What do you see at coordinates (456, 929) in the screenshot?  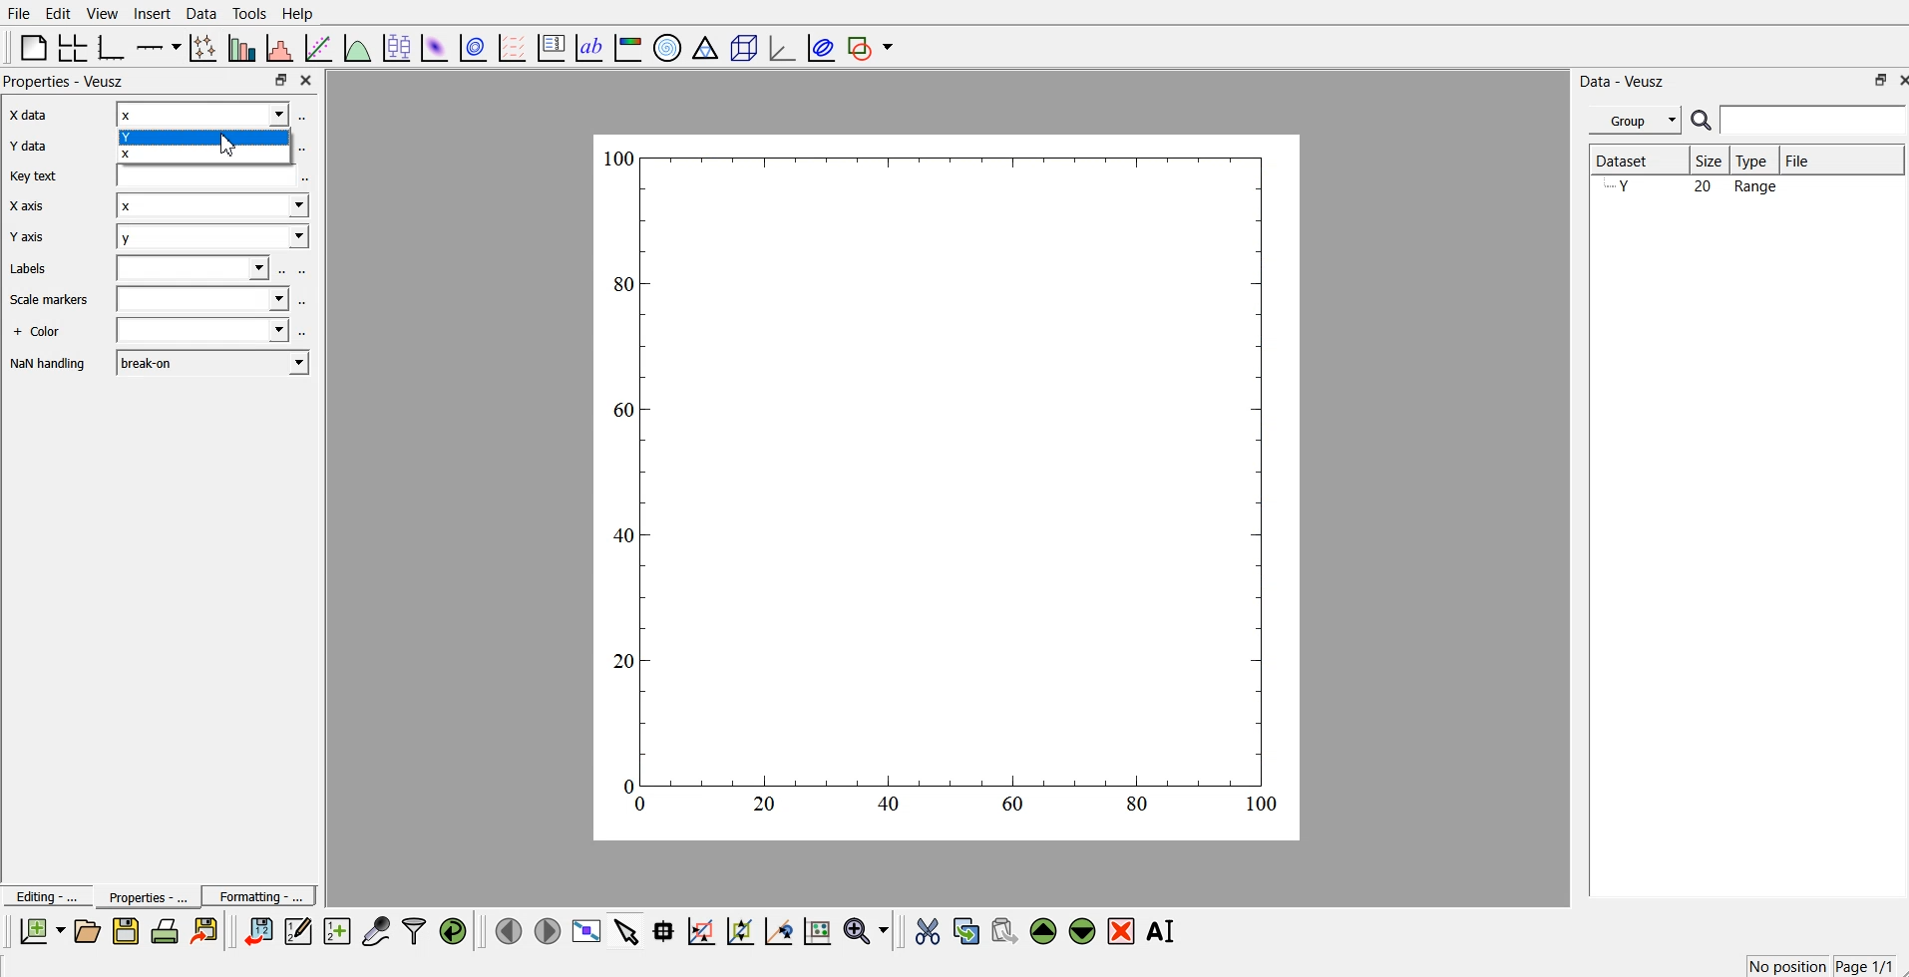 I see `reload linked datasets` at bounding box center [456, 929].